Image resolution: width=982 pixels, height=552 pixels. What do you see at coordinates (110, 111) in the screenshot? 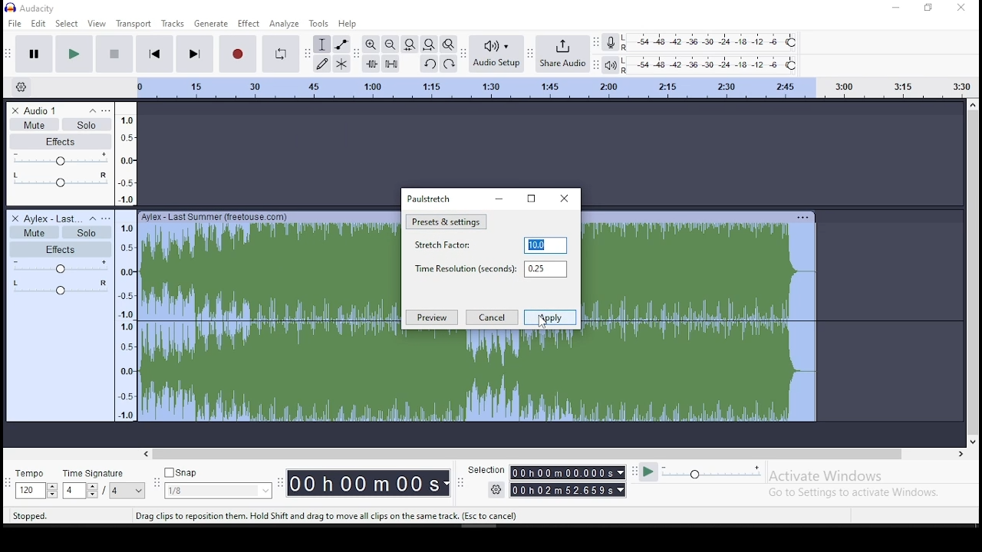
I see `open menu` at bounding box center [110, 111].